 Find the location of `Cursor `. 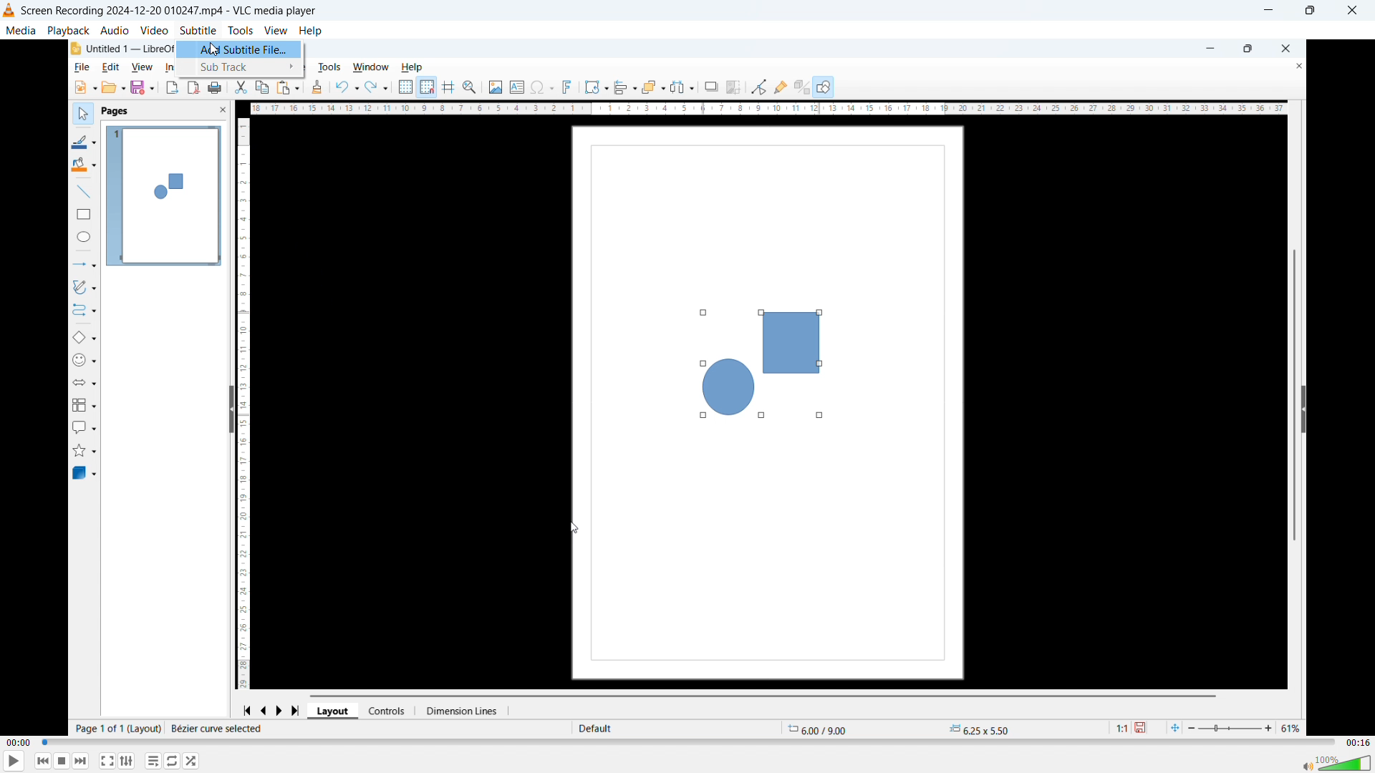

Cursor  is located at coordinates (216, 50).